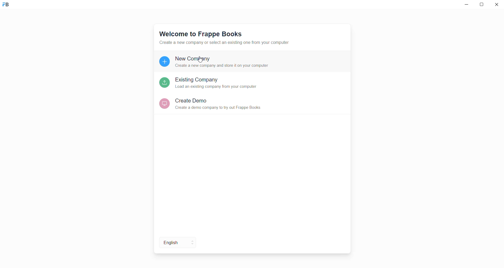 Image resolution: width=504 pixels, height=268 pixels. Describe the element at coordinates (224, 63) in the screenshot. I see `Create New Company` at that location.